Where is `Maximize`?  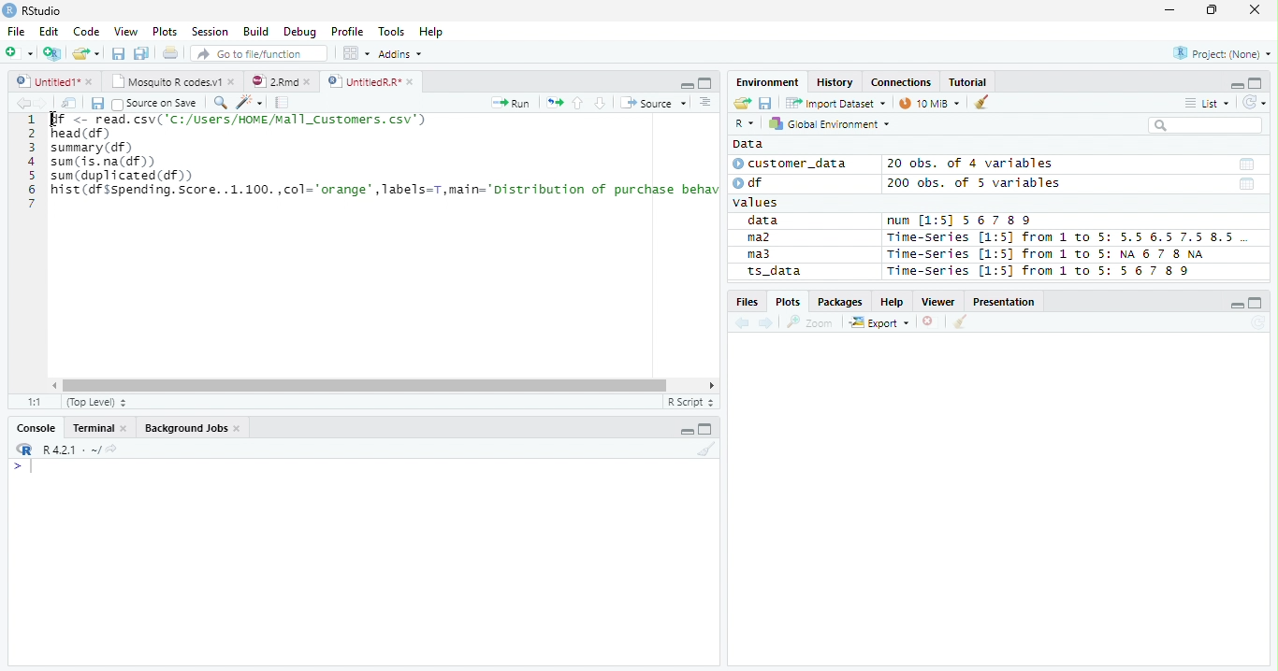
Maximize is located at coordinates (1257, 303).